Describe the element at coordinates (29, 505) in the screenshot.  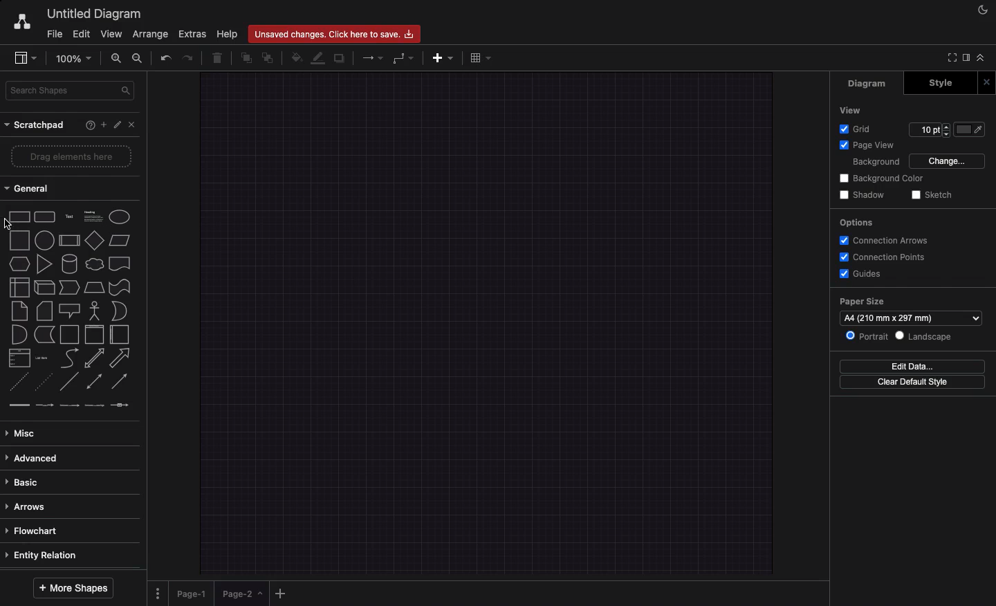
I see `Arrows` at that location.